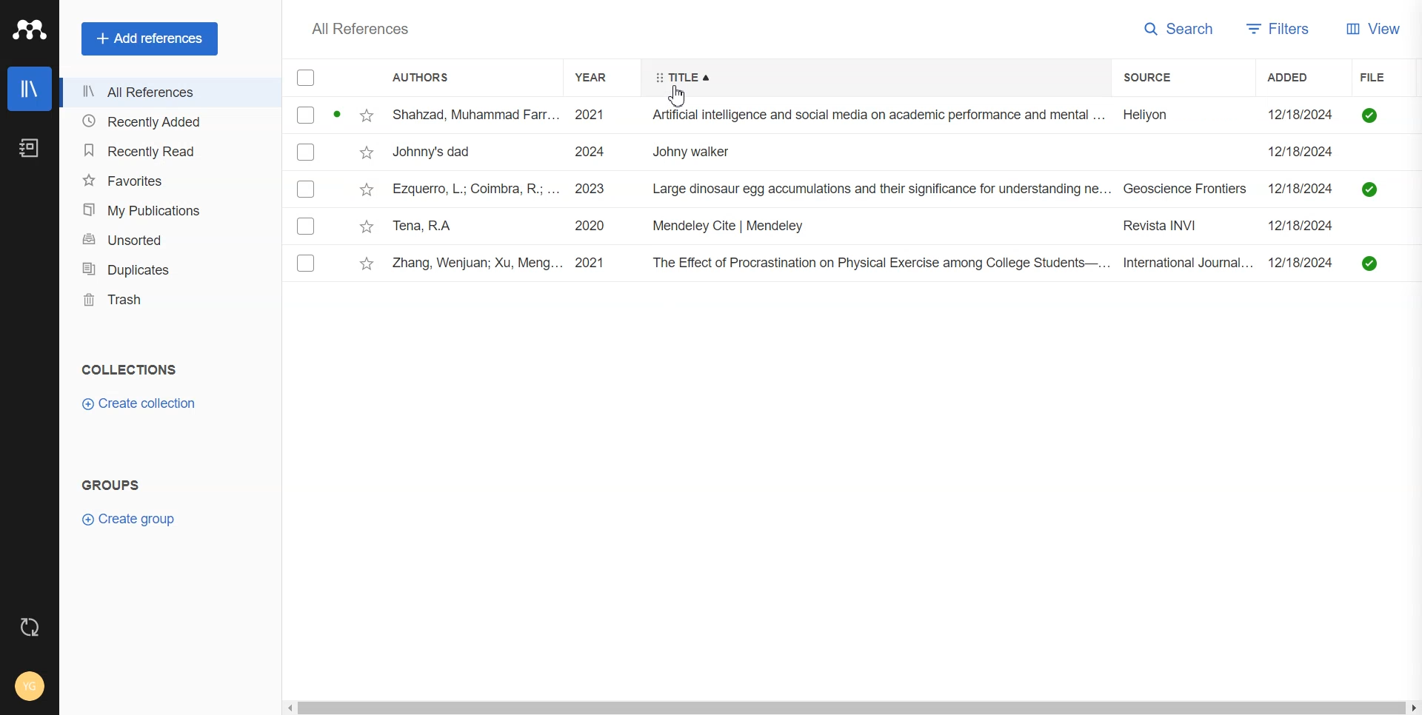  Describe the element at coordinates (28, 30) in the screenshot. I see `Logo` at that location.